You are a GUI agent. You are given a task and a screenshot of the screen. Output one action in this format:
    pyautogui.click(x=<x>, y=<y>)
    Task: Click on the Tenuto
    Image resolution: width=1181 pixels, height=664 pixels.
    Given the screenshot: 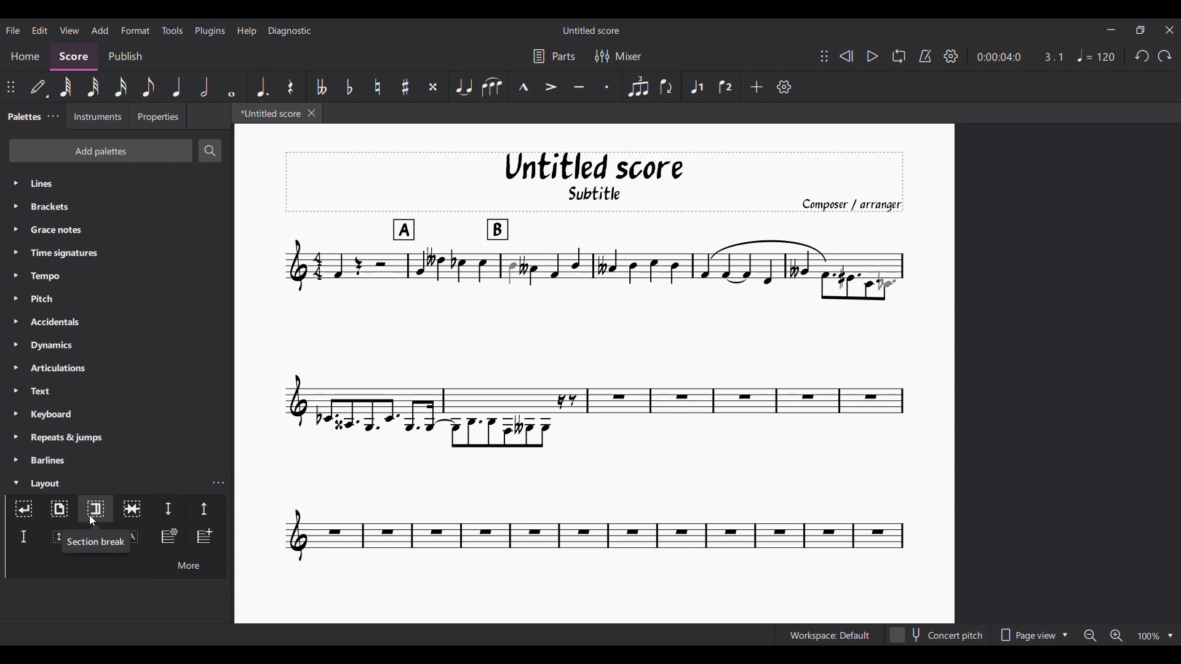 What is the action you would take?
    pyautogui.click(x=579, y=87)
    